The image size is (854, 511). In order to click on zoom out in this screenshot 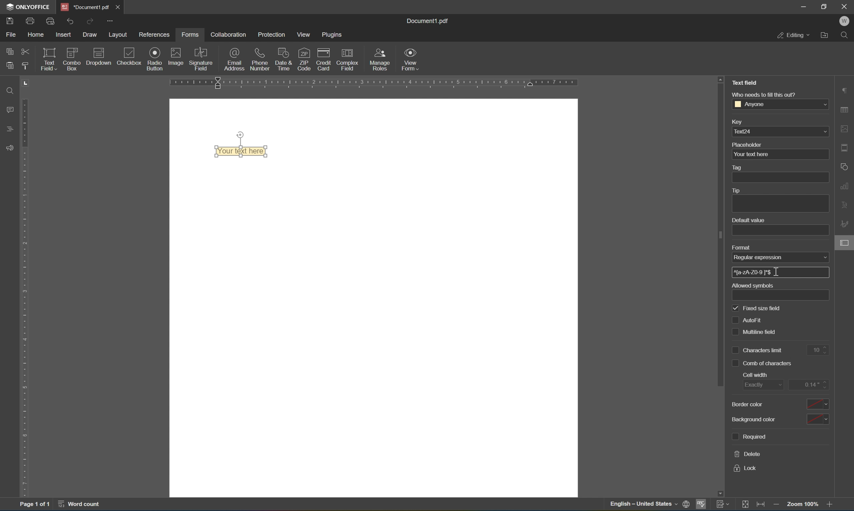, I will do `click(804, 504)`.